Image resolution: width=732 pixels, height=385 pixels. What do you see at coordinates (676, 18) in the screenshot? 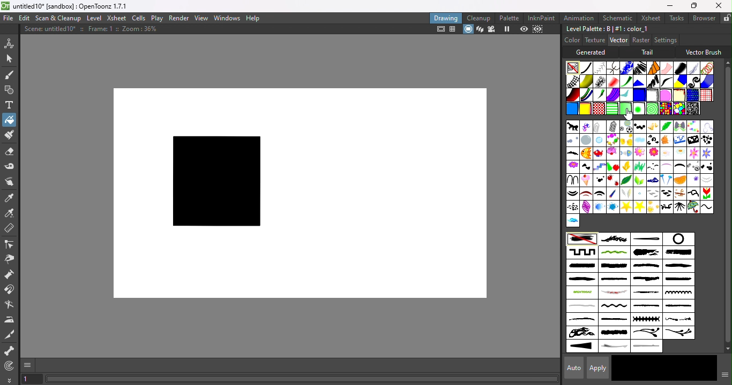
I see `Tasks` at bounding box center [676, 18].